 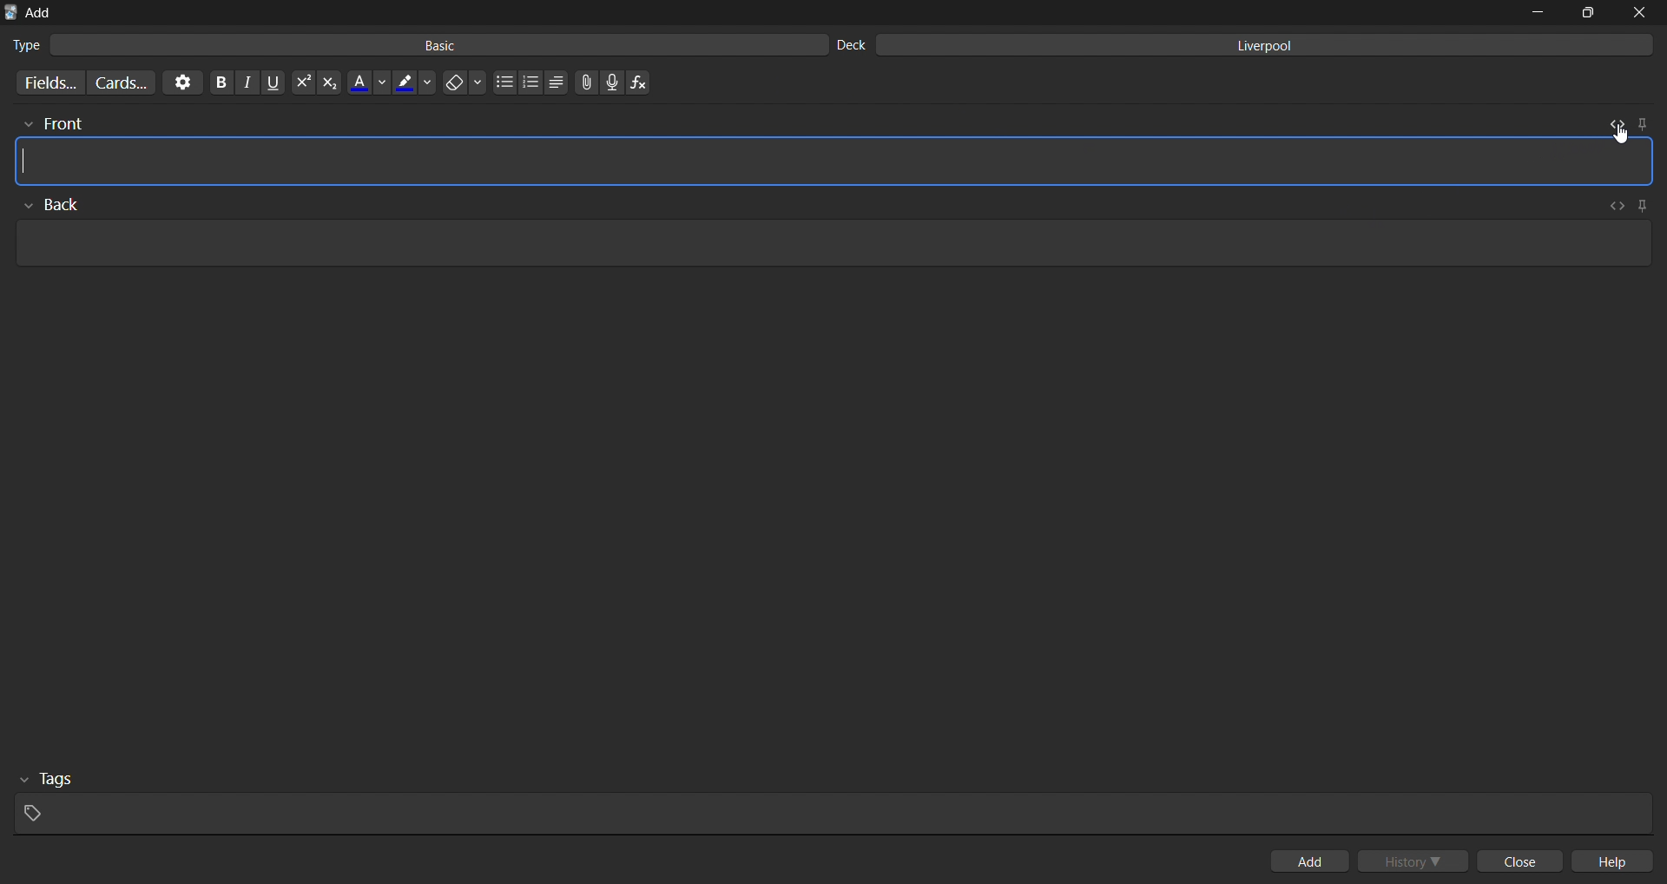 I want to click on line spacing, so click(x=556, y=82).